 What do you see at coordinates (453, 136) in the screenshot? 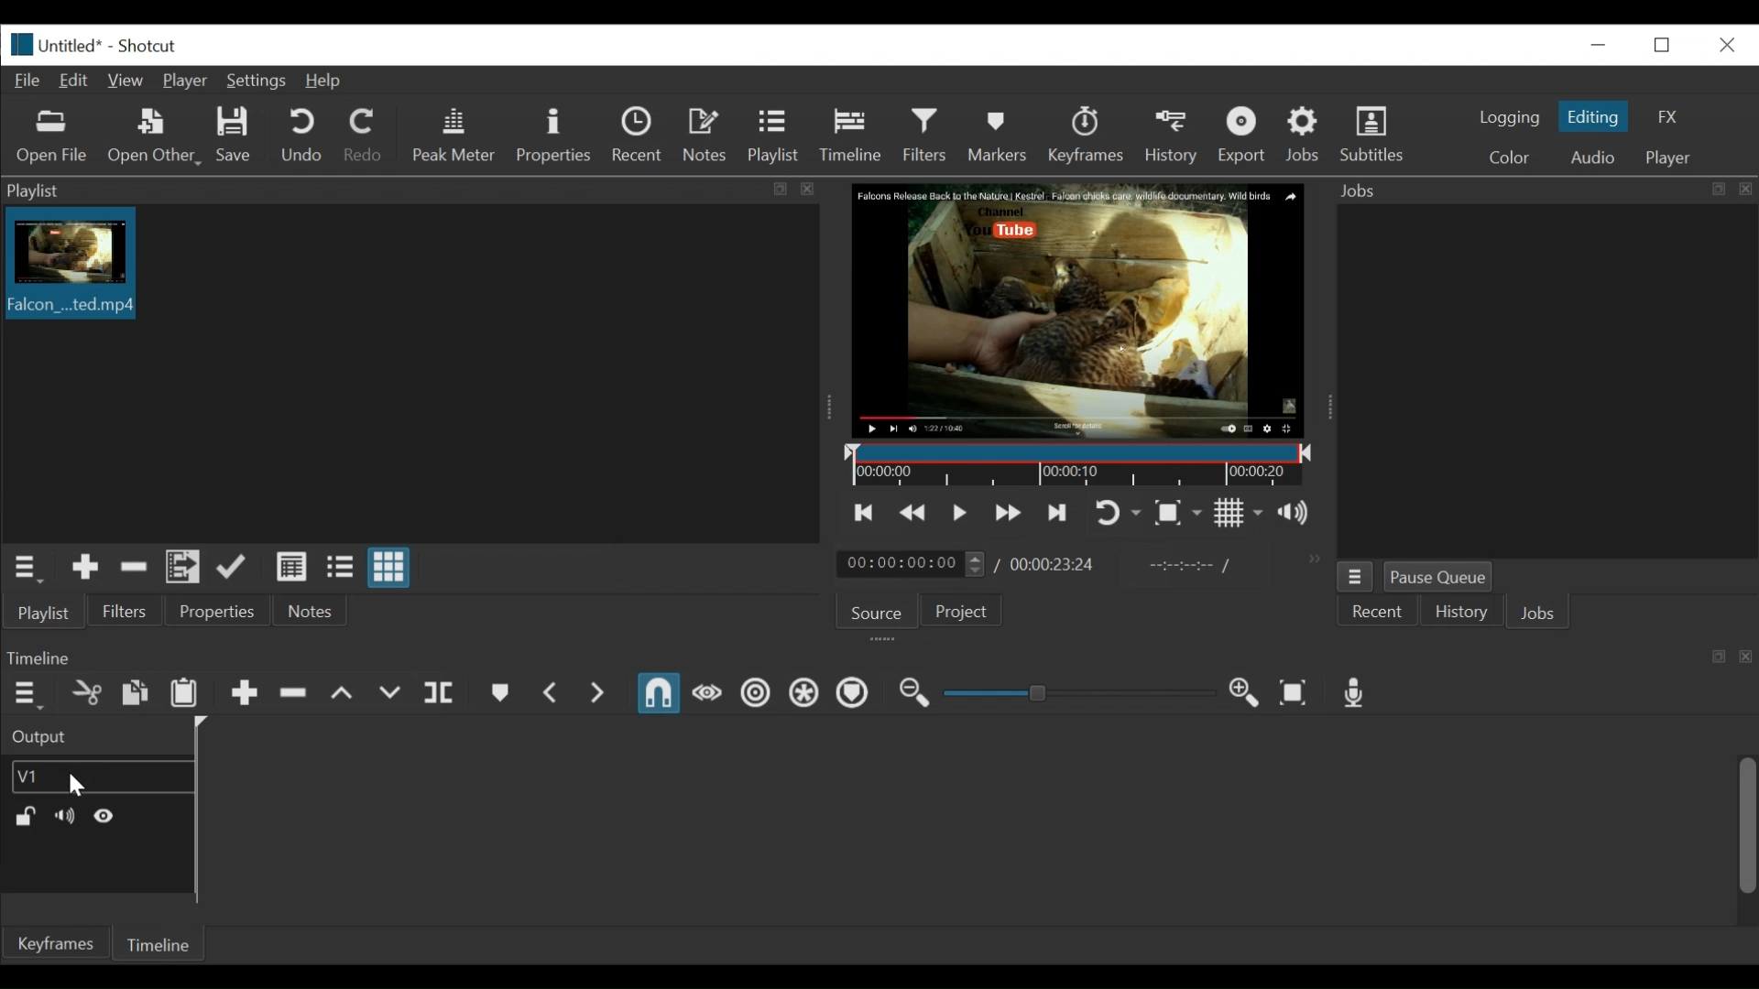
I see `Peak Meter` at bounding box center [453, 136].